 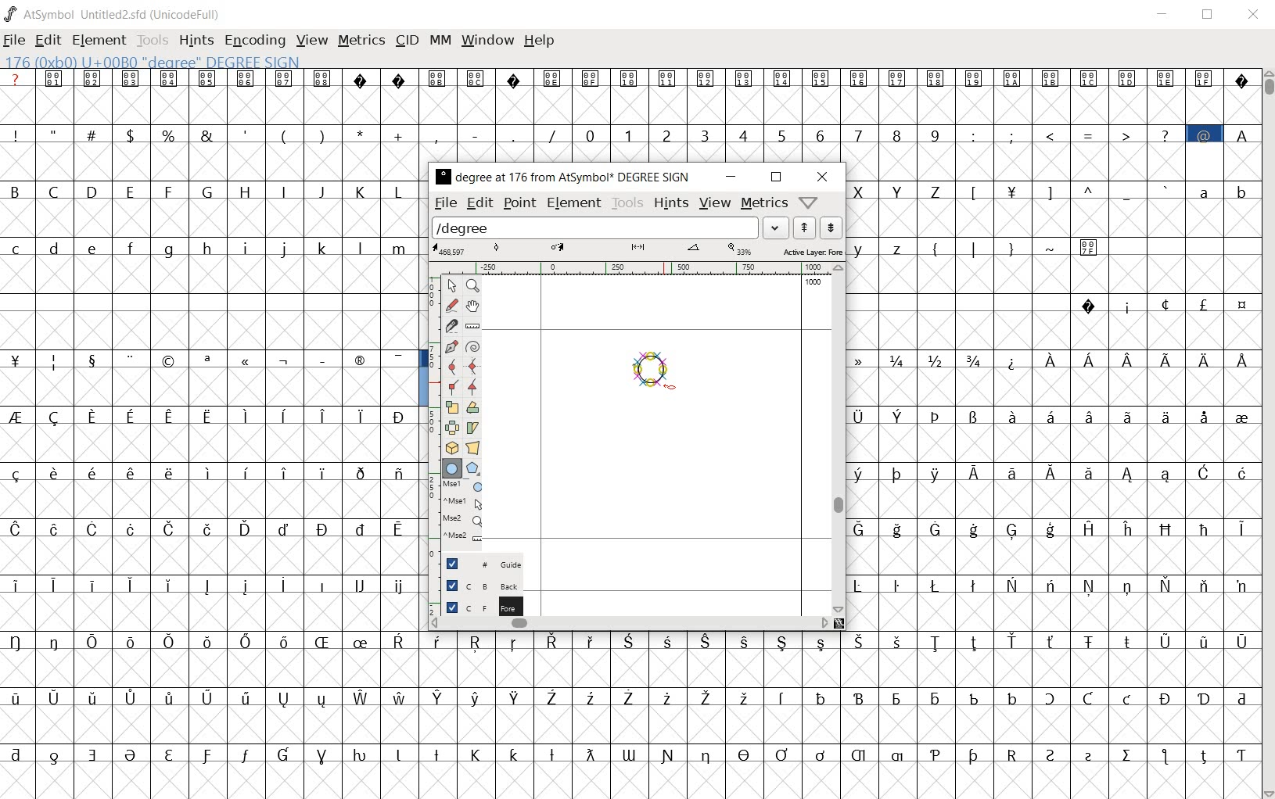 I want to click on empty glyph slots, so click(x=215, y=555).